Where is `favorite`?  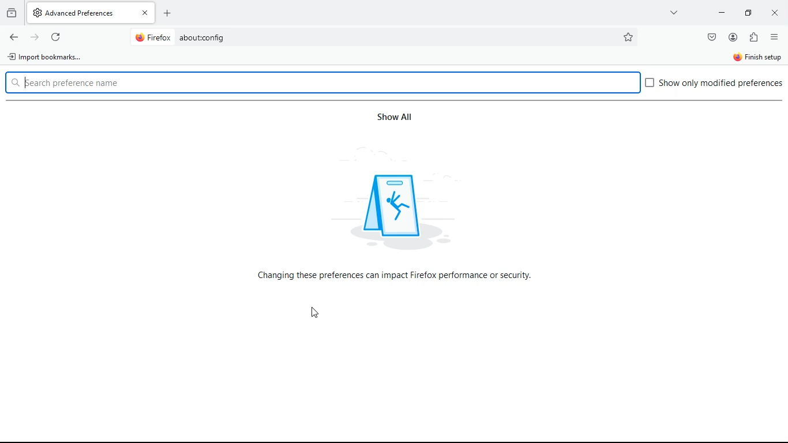
favorite is located at coordinates (628, 37).